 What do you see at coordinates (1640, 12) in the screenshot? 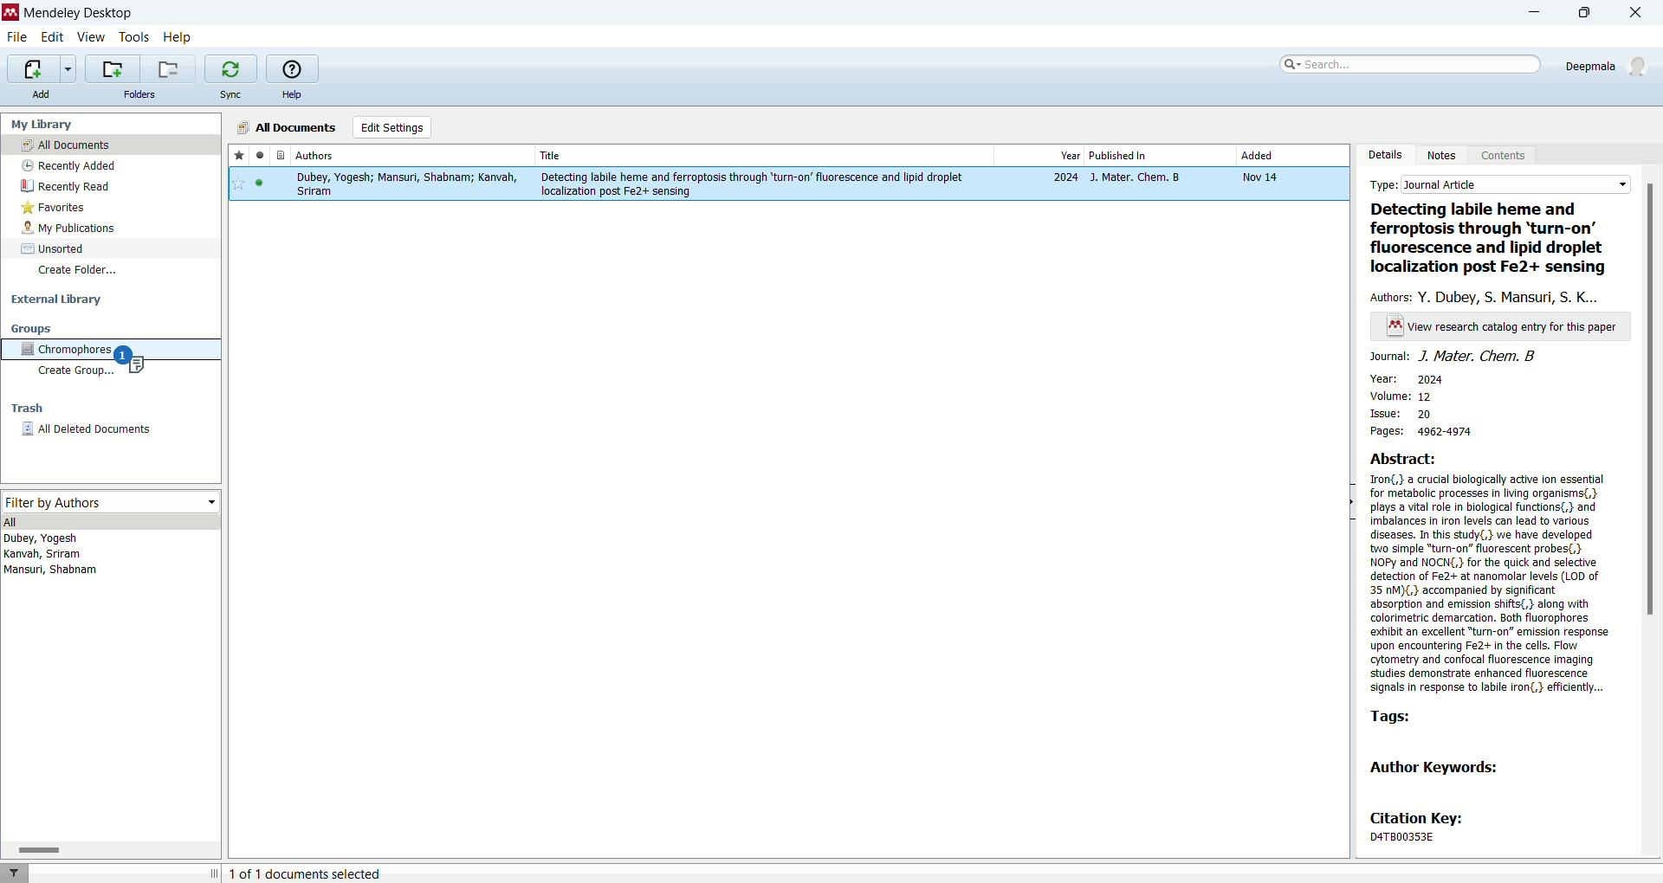
I see `close` at bounding box center [1640, 12].